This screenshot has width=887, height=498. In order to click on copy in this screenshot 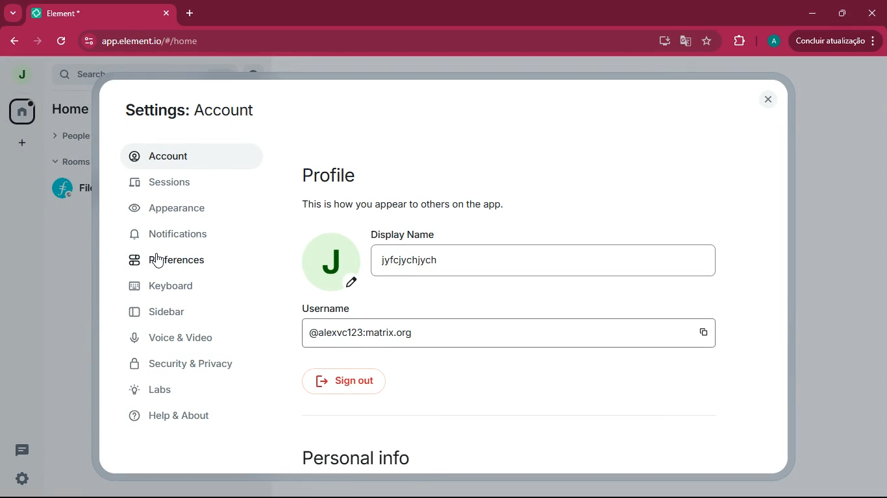, I will do `click(706, 333)`.